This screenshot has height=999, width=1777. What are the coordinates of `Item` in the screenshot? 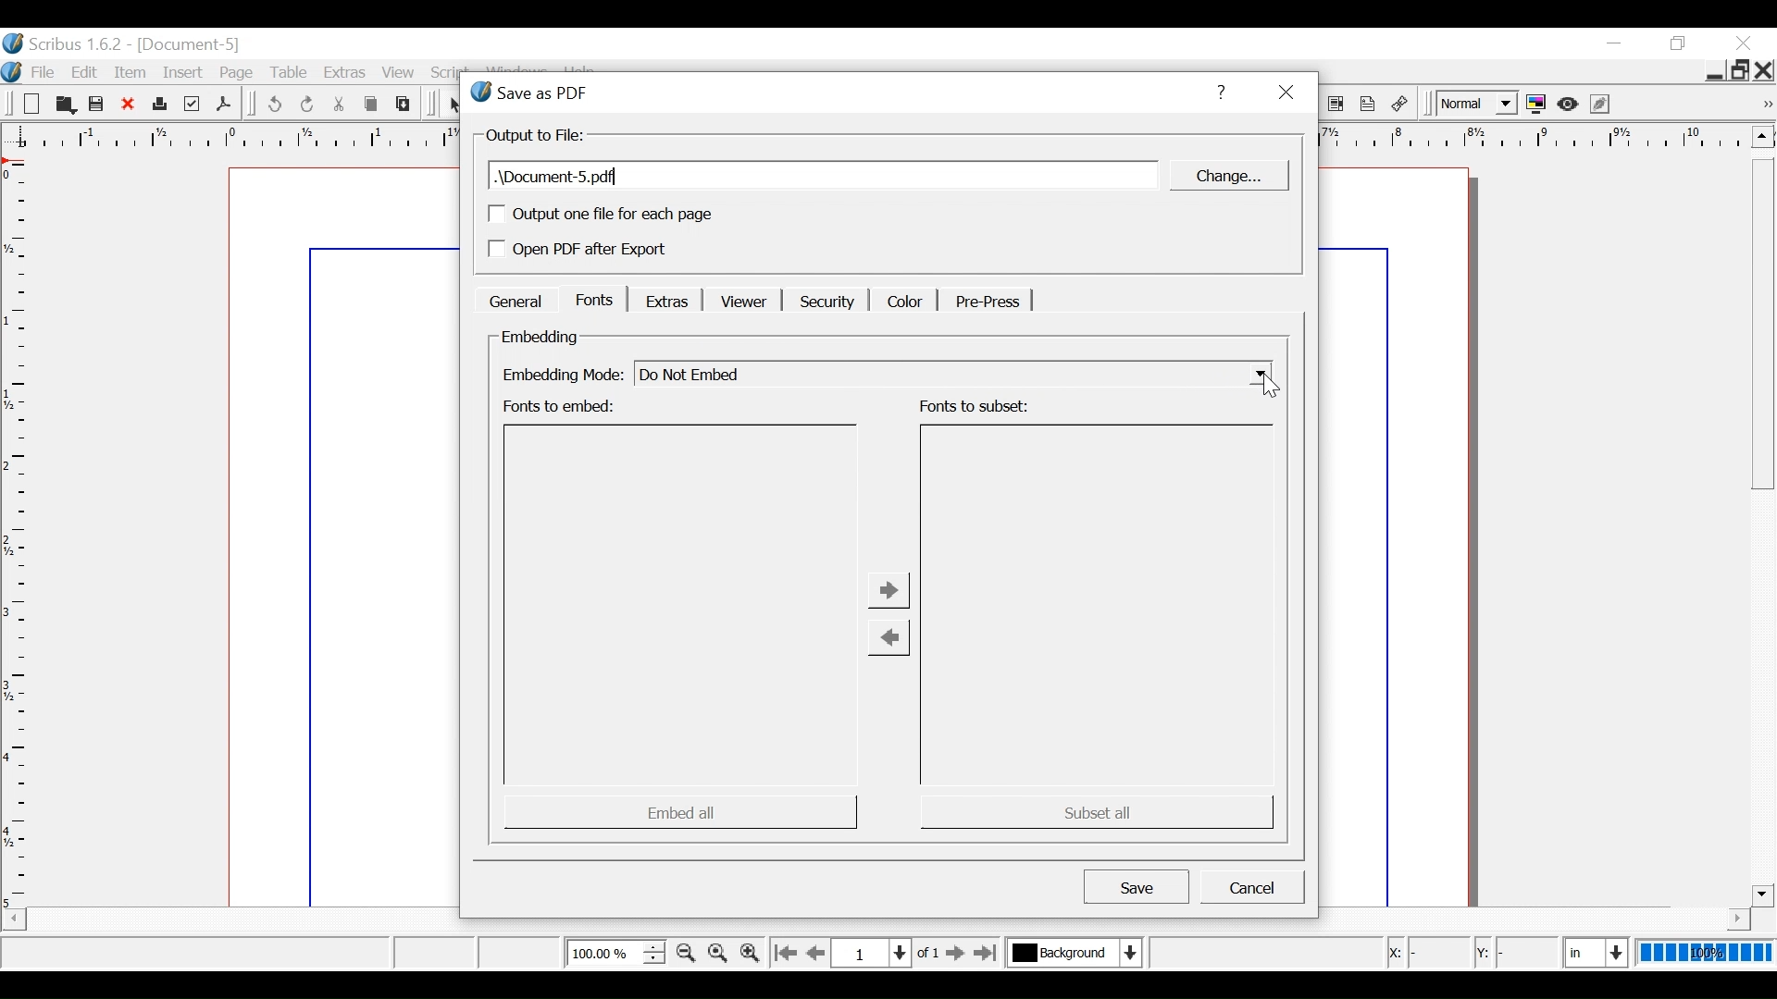 It's located at (132, 72).